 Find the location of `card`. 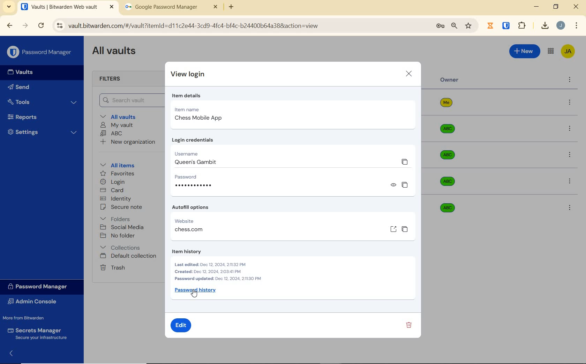

card is located at coordinates (113, 190).